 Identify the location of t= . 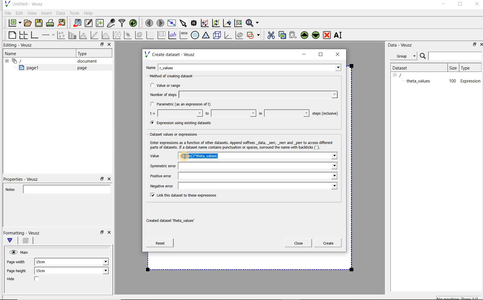
(175, 114).